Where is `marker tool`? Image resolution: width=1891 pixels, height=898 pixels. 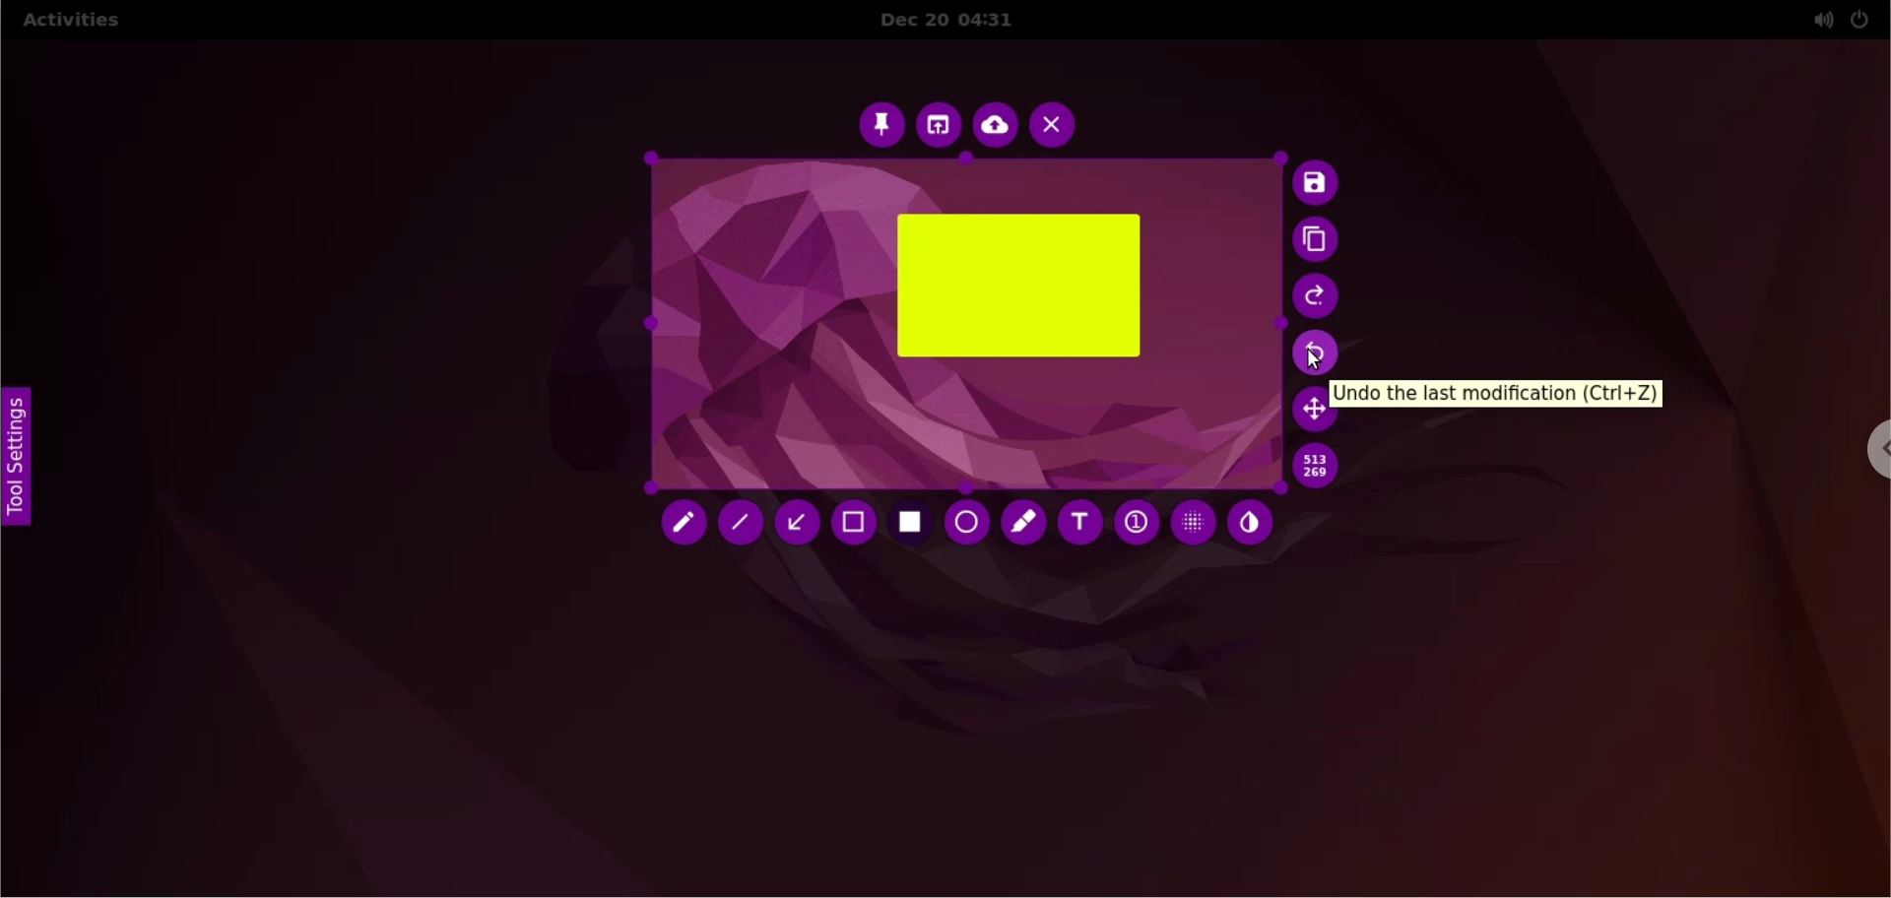
marker tool is located at coordinates (1023, 526).